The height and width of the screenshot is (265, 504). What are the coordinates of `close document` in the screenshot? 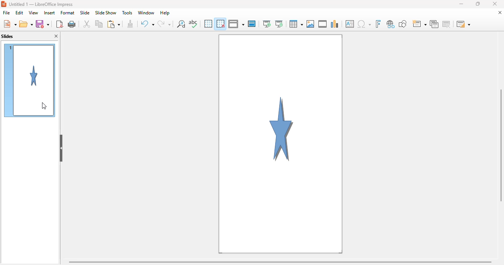 It's located at (500, 13).